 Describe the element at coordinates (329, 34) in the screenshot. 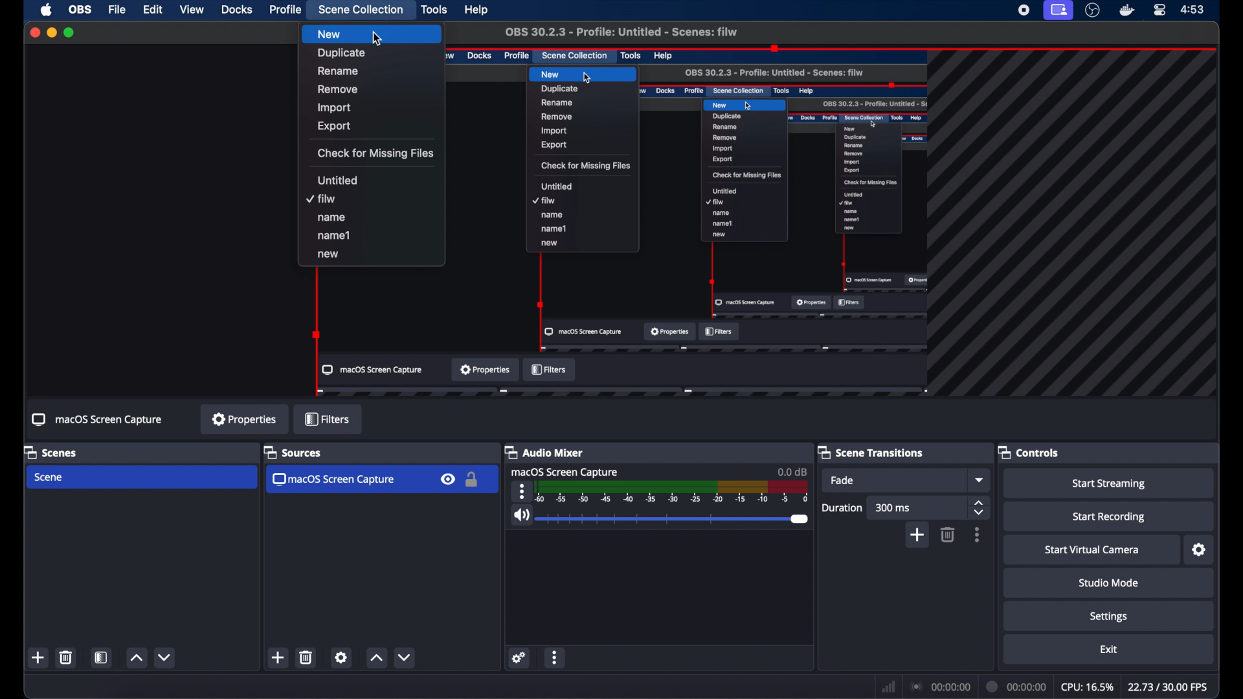

I see `new` at that location.